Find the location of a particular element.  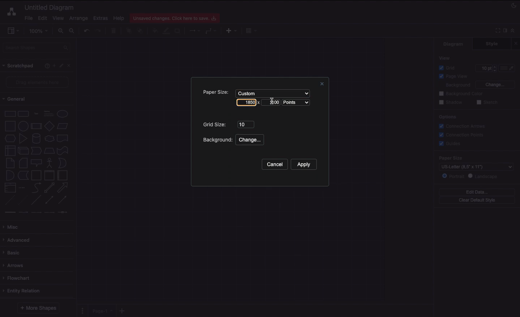

connector 5 is located at coordinates (63, 212).